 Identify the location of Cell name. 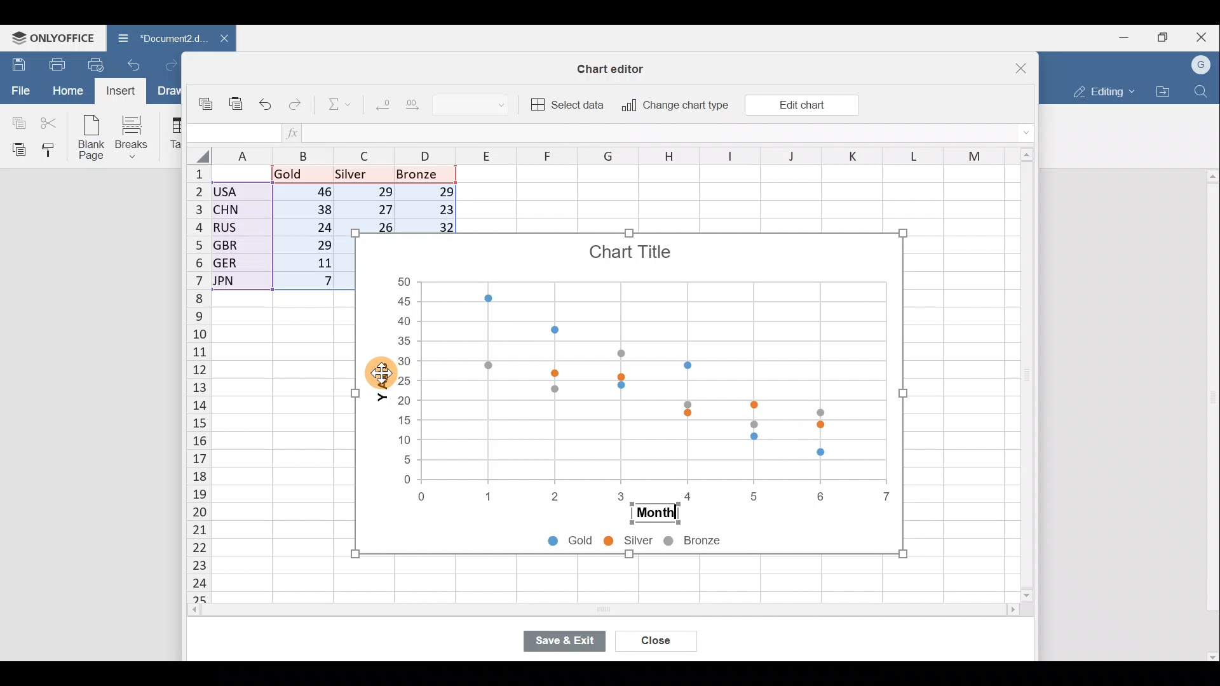
(232, 130).